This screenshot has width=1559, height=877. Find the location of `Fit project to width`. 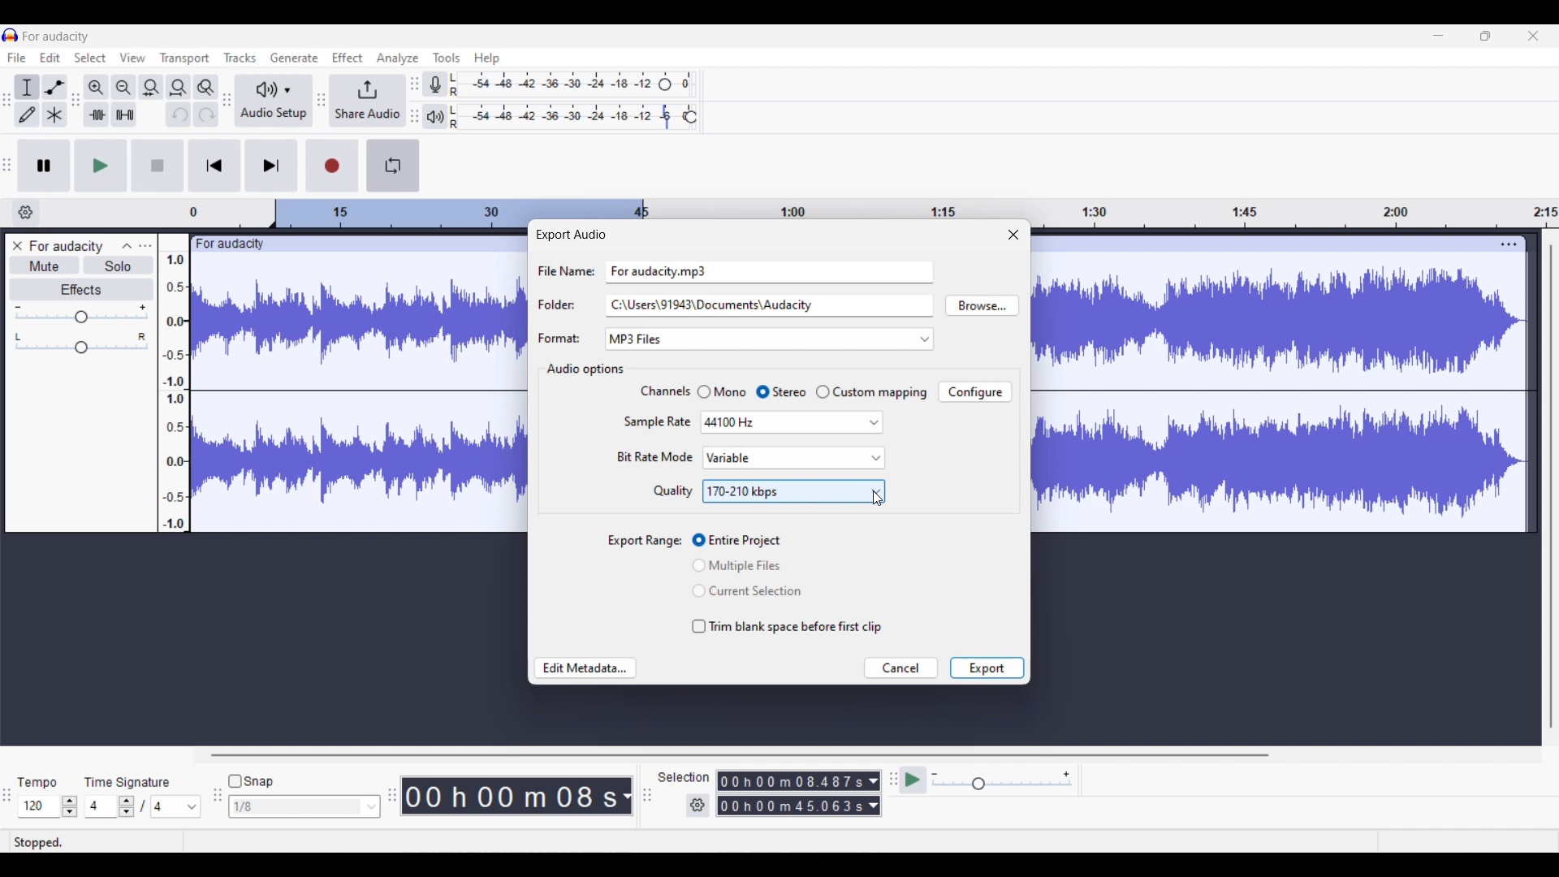

Fit project to width is located at coordinates (179, 88).